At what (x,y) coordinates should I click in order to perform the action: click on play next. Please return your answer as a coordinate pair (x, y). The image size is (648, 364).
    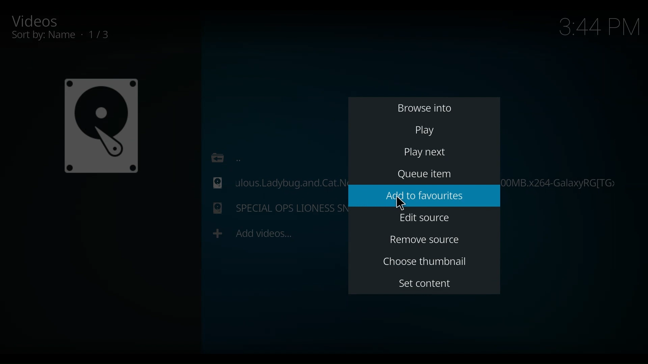
    Looking at the image, I should click on (425, 153).